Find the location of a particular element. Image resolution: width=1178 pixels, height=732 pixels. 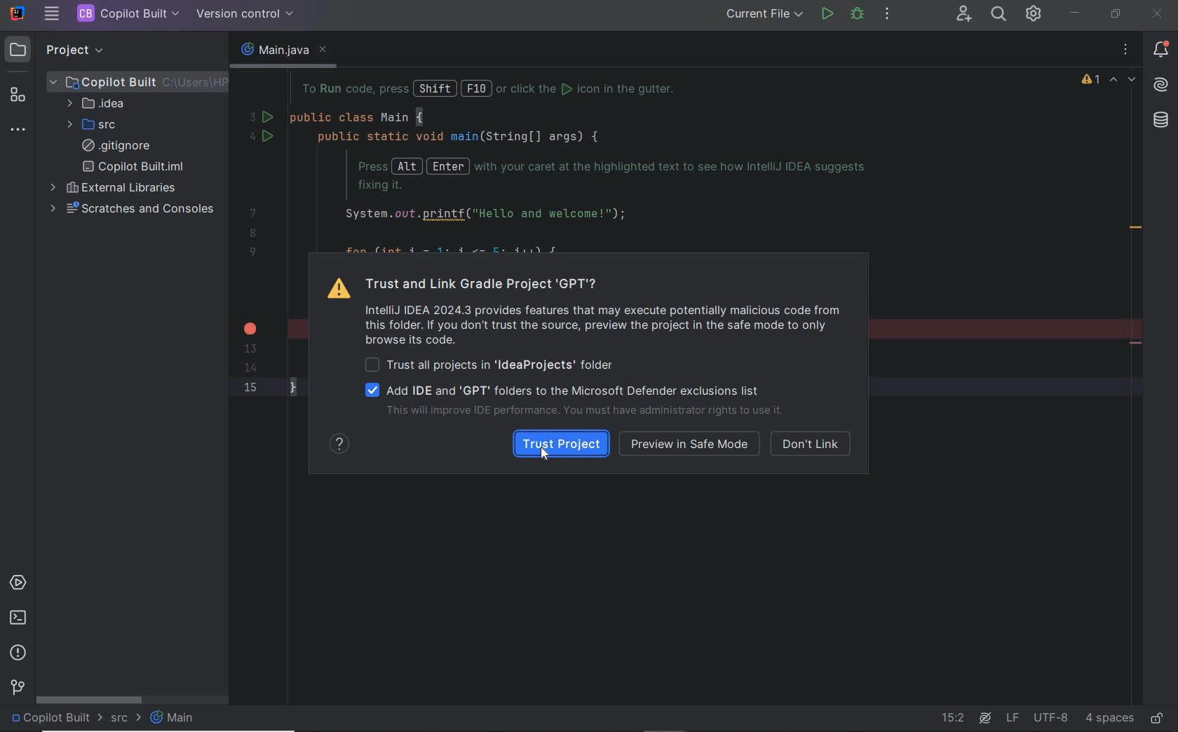

cursor is located at coordinates (545, 454).